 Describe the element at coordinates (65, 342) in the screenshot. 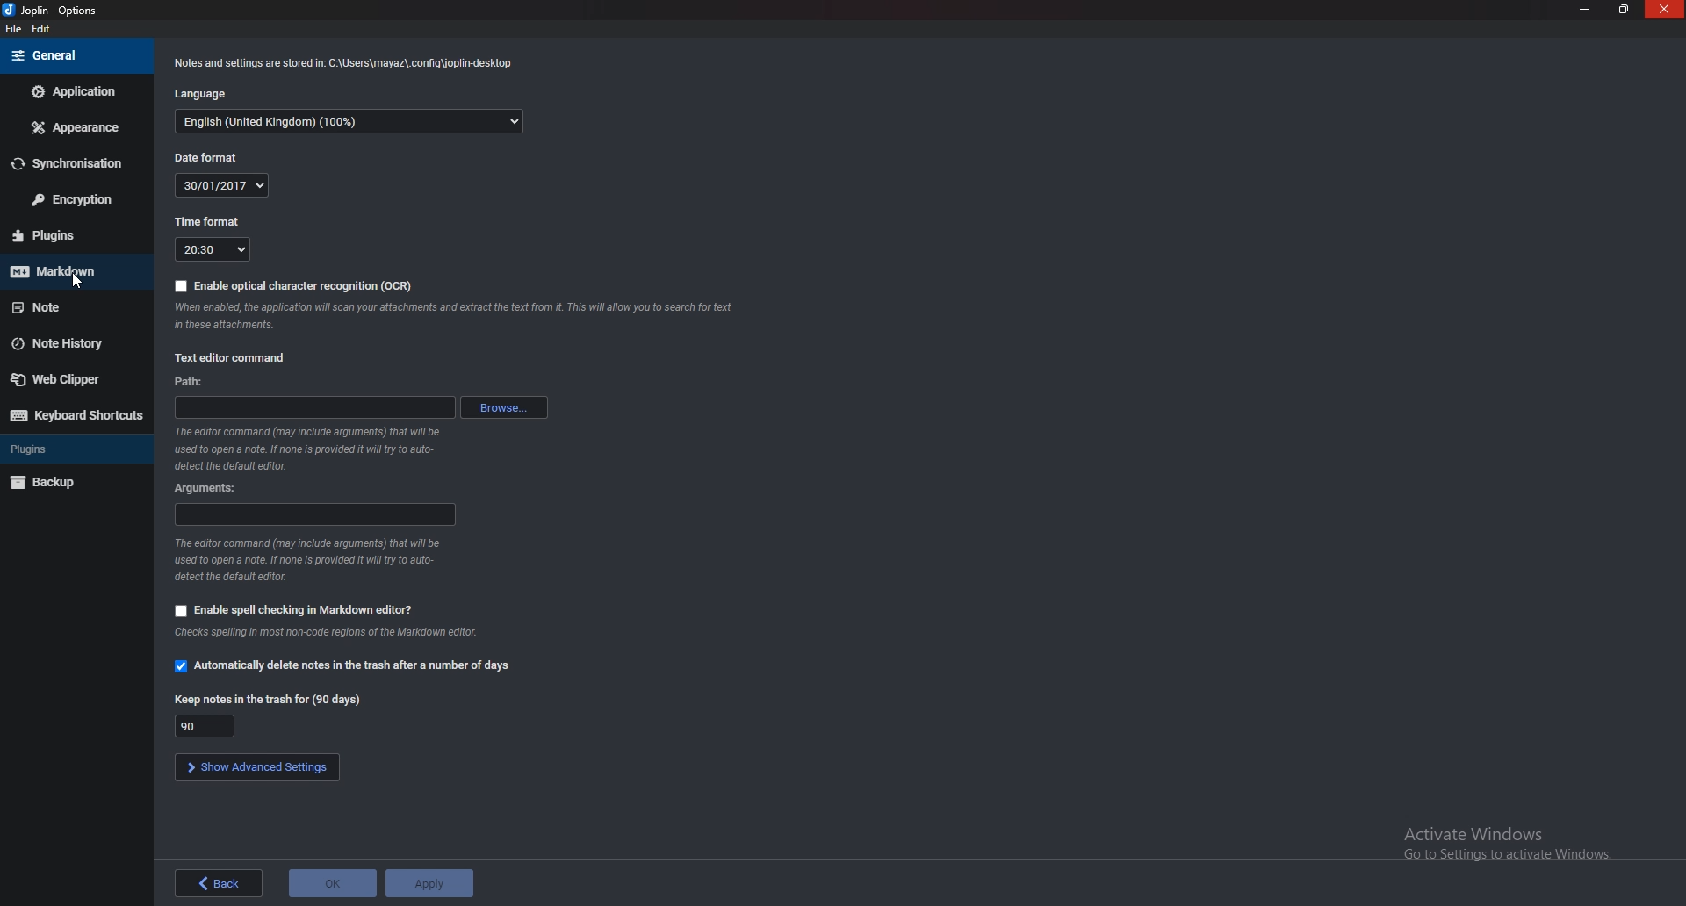

I see `Note history` at that location.